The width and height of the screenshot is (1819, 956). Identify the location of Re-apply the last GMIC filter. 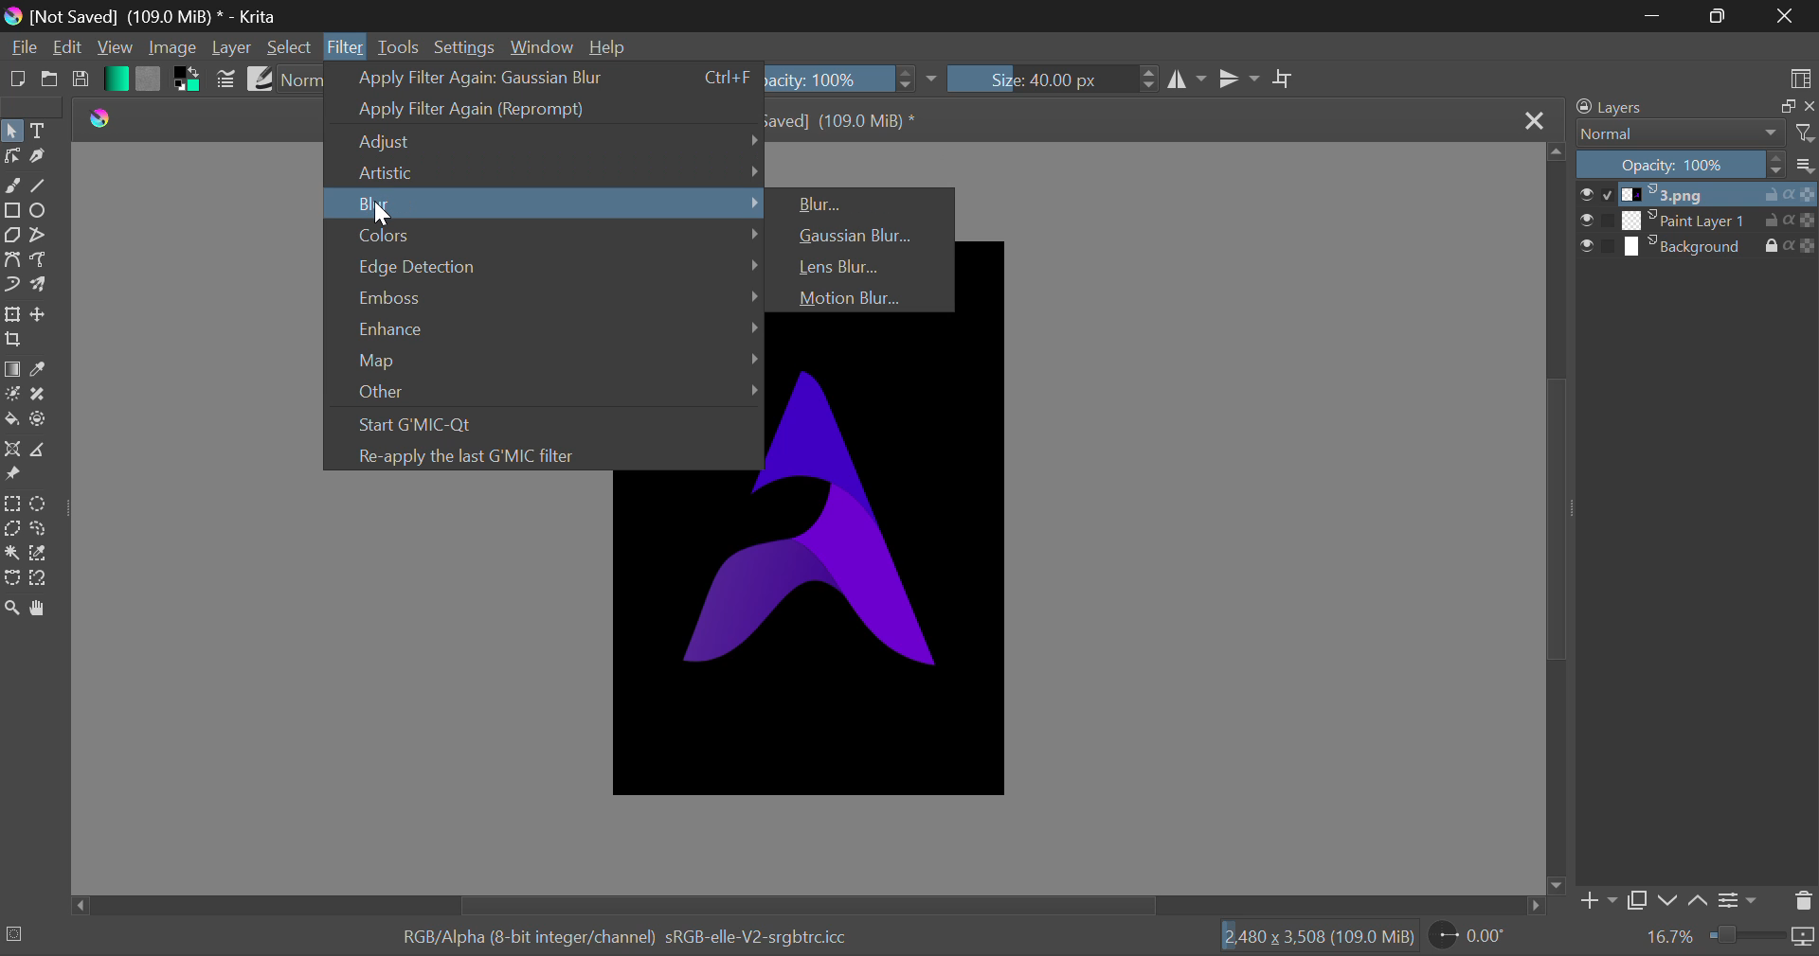
(536, 453).